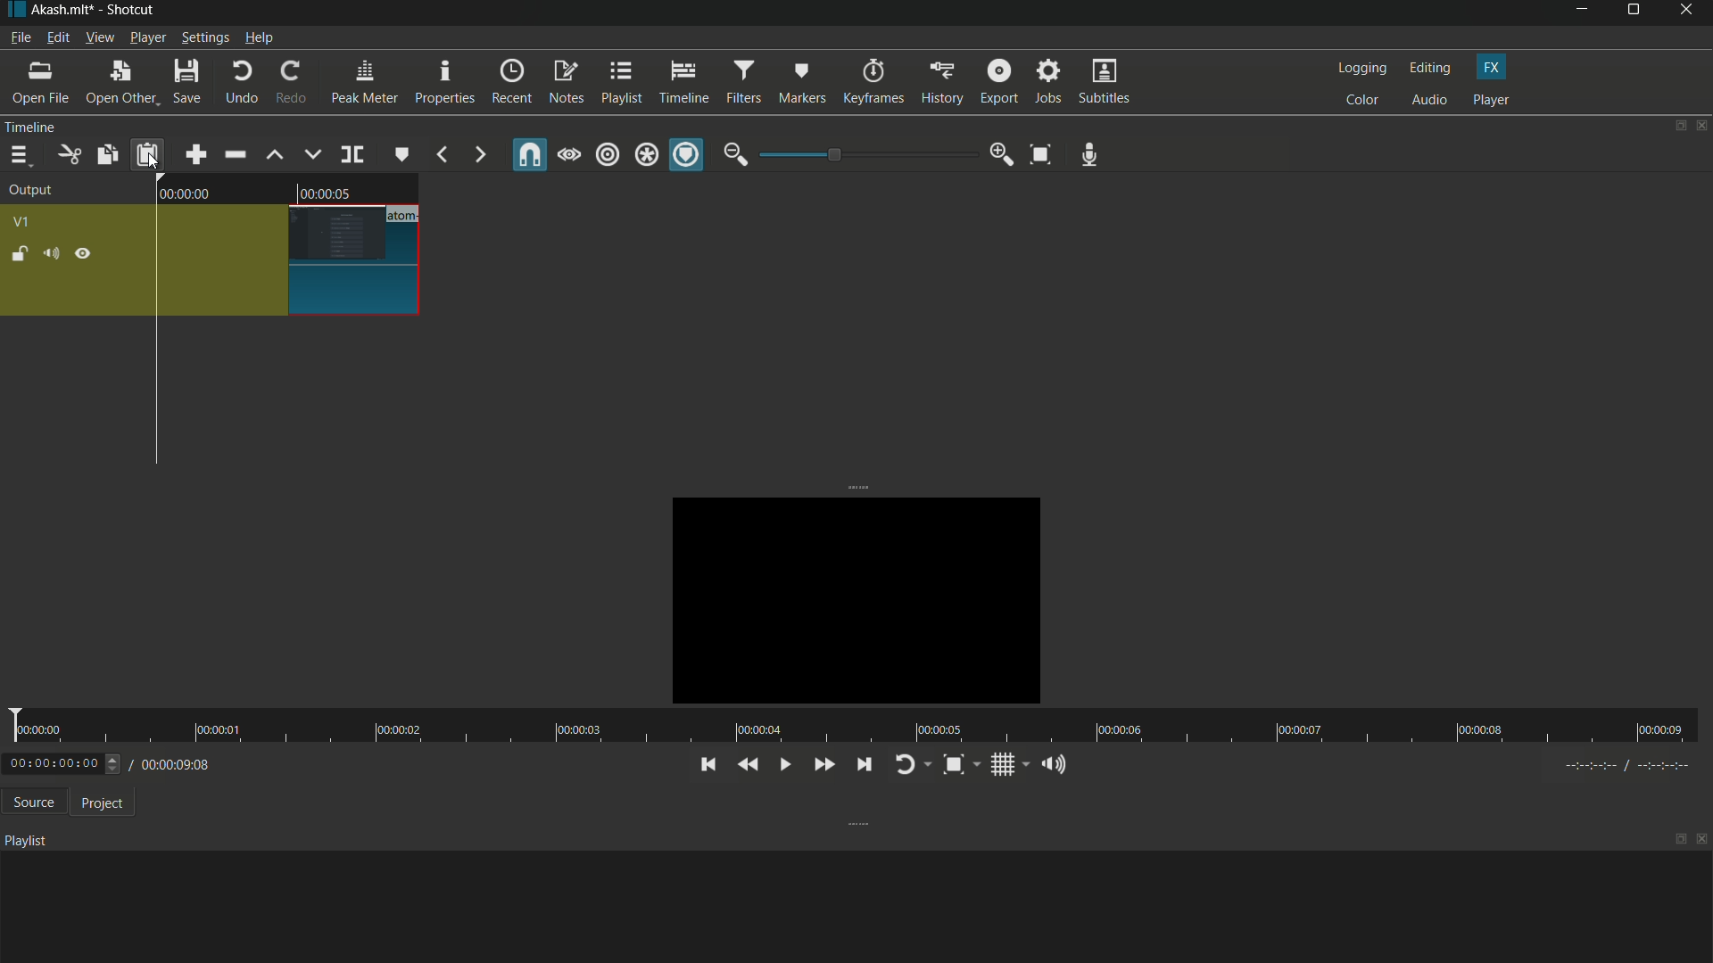  I want to click on settings menu, so click(204, 37).